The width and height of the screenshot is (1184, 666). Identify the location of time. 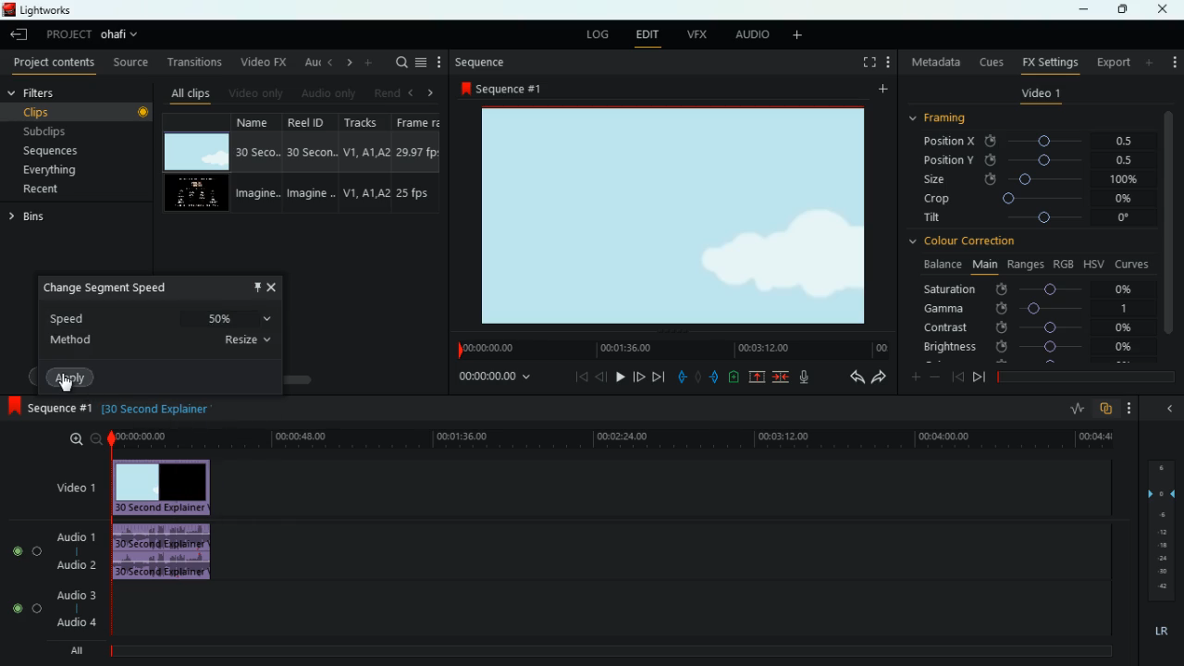
(154, 409).